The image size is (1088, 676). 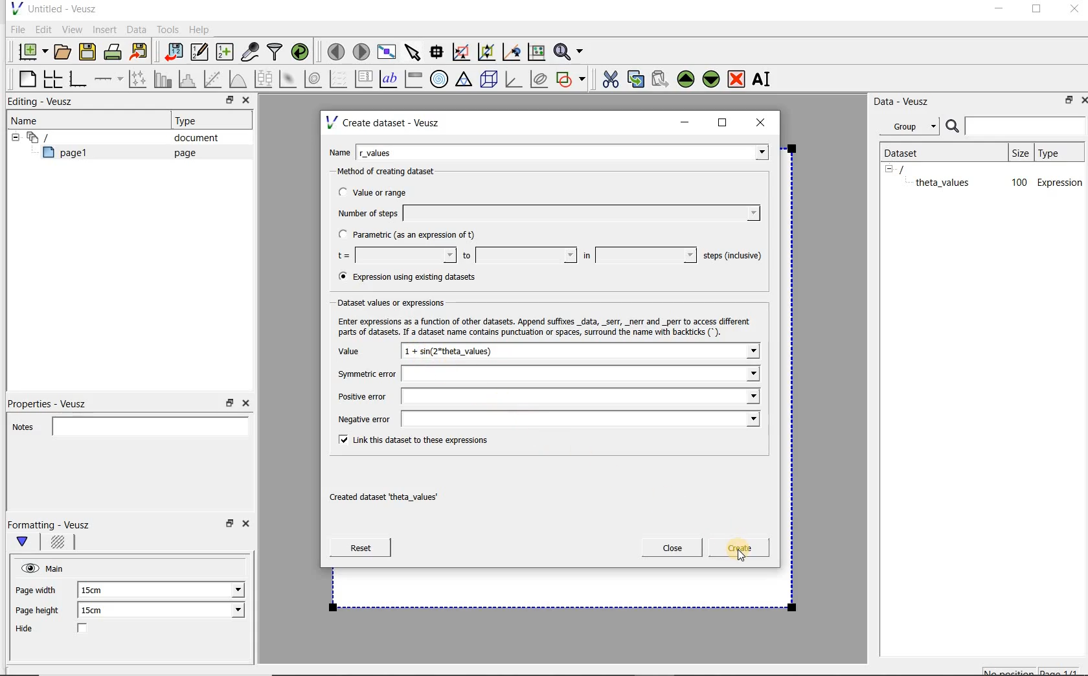 What do you see at coordinates (569, 49) in the screenshot?
I see `Zoom functions menu` at bounding box center [569, 49].